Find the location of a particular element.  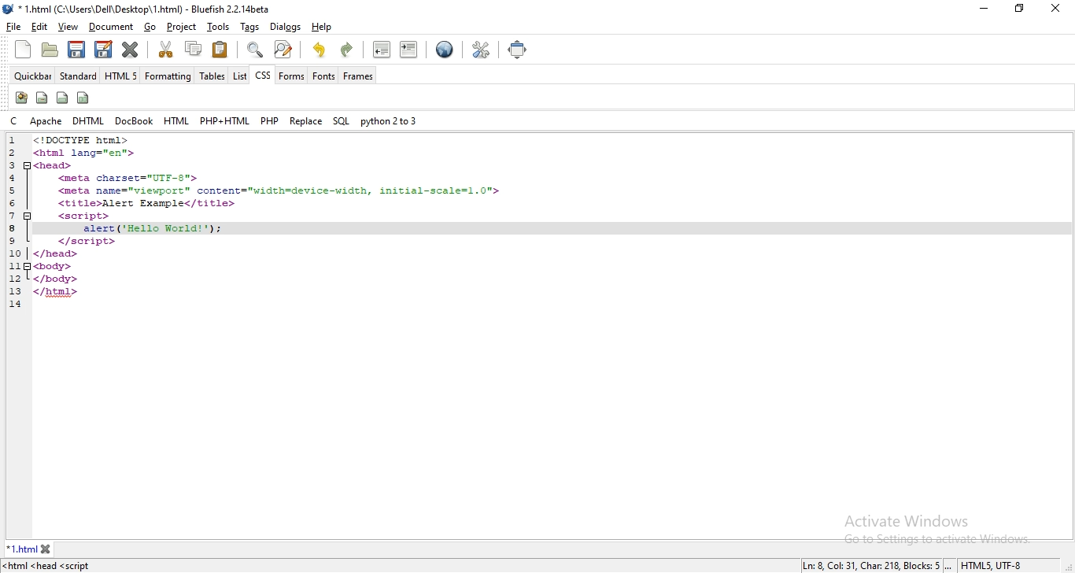

go is located at coordinates (150, 28).